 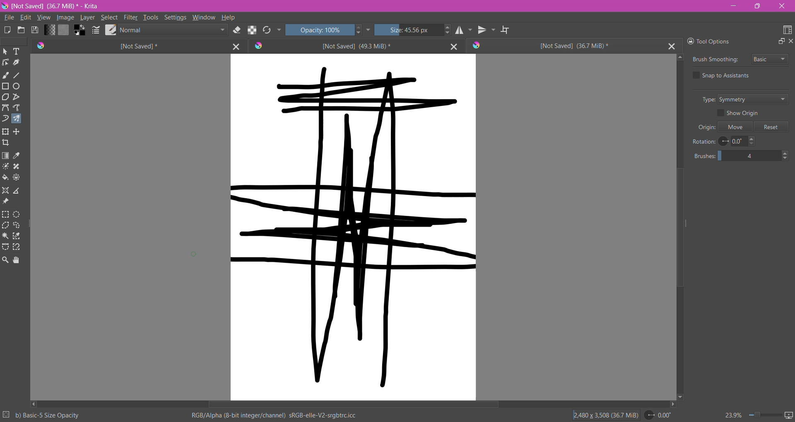 What do you see at coordinates (741, 113) in the screenshot?
I see `Show Origin - enable/disable` at bounding box center [741, 113].